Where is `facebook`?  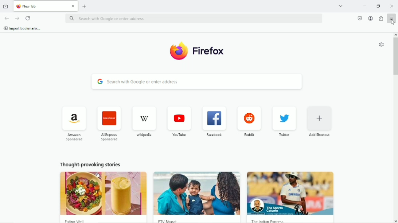 facebook is located at coordinates (214, 136).